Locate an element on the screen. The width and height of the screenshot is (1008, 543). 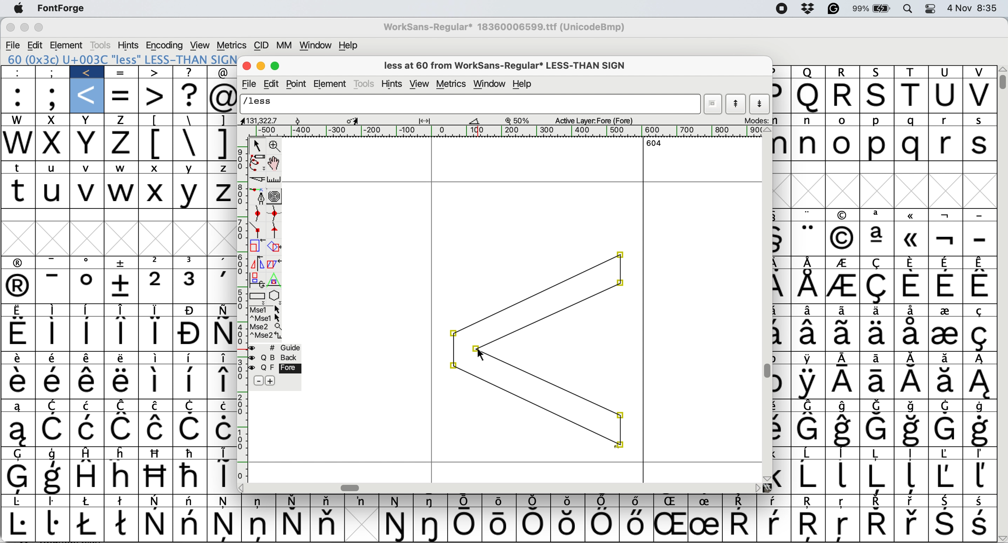
Symbol is located at coordinates (911, 501).